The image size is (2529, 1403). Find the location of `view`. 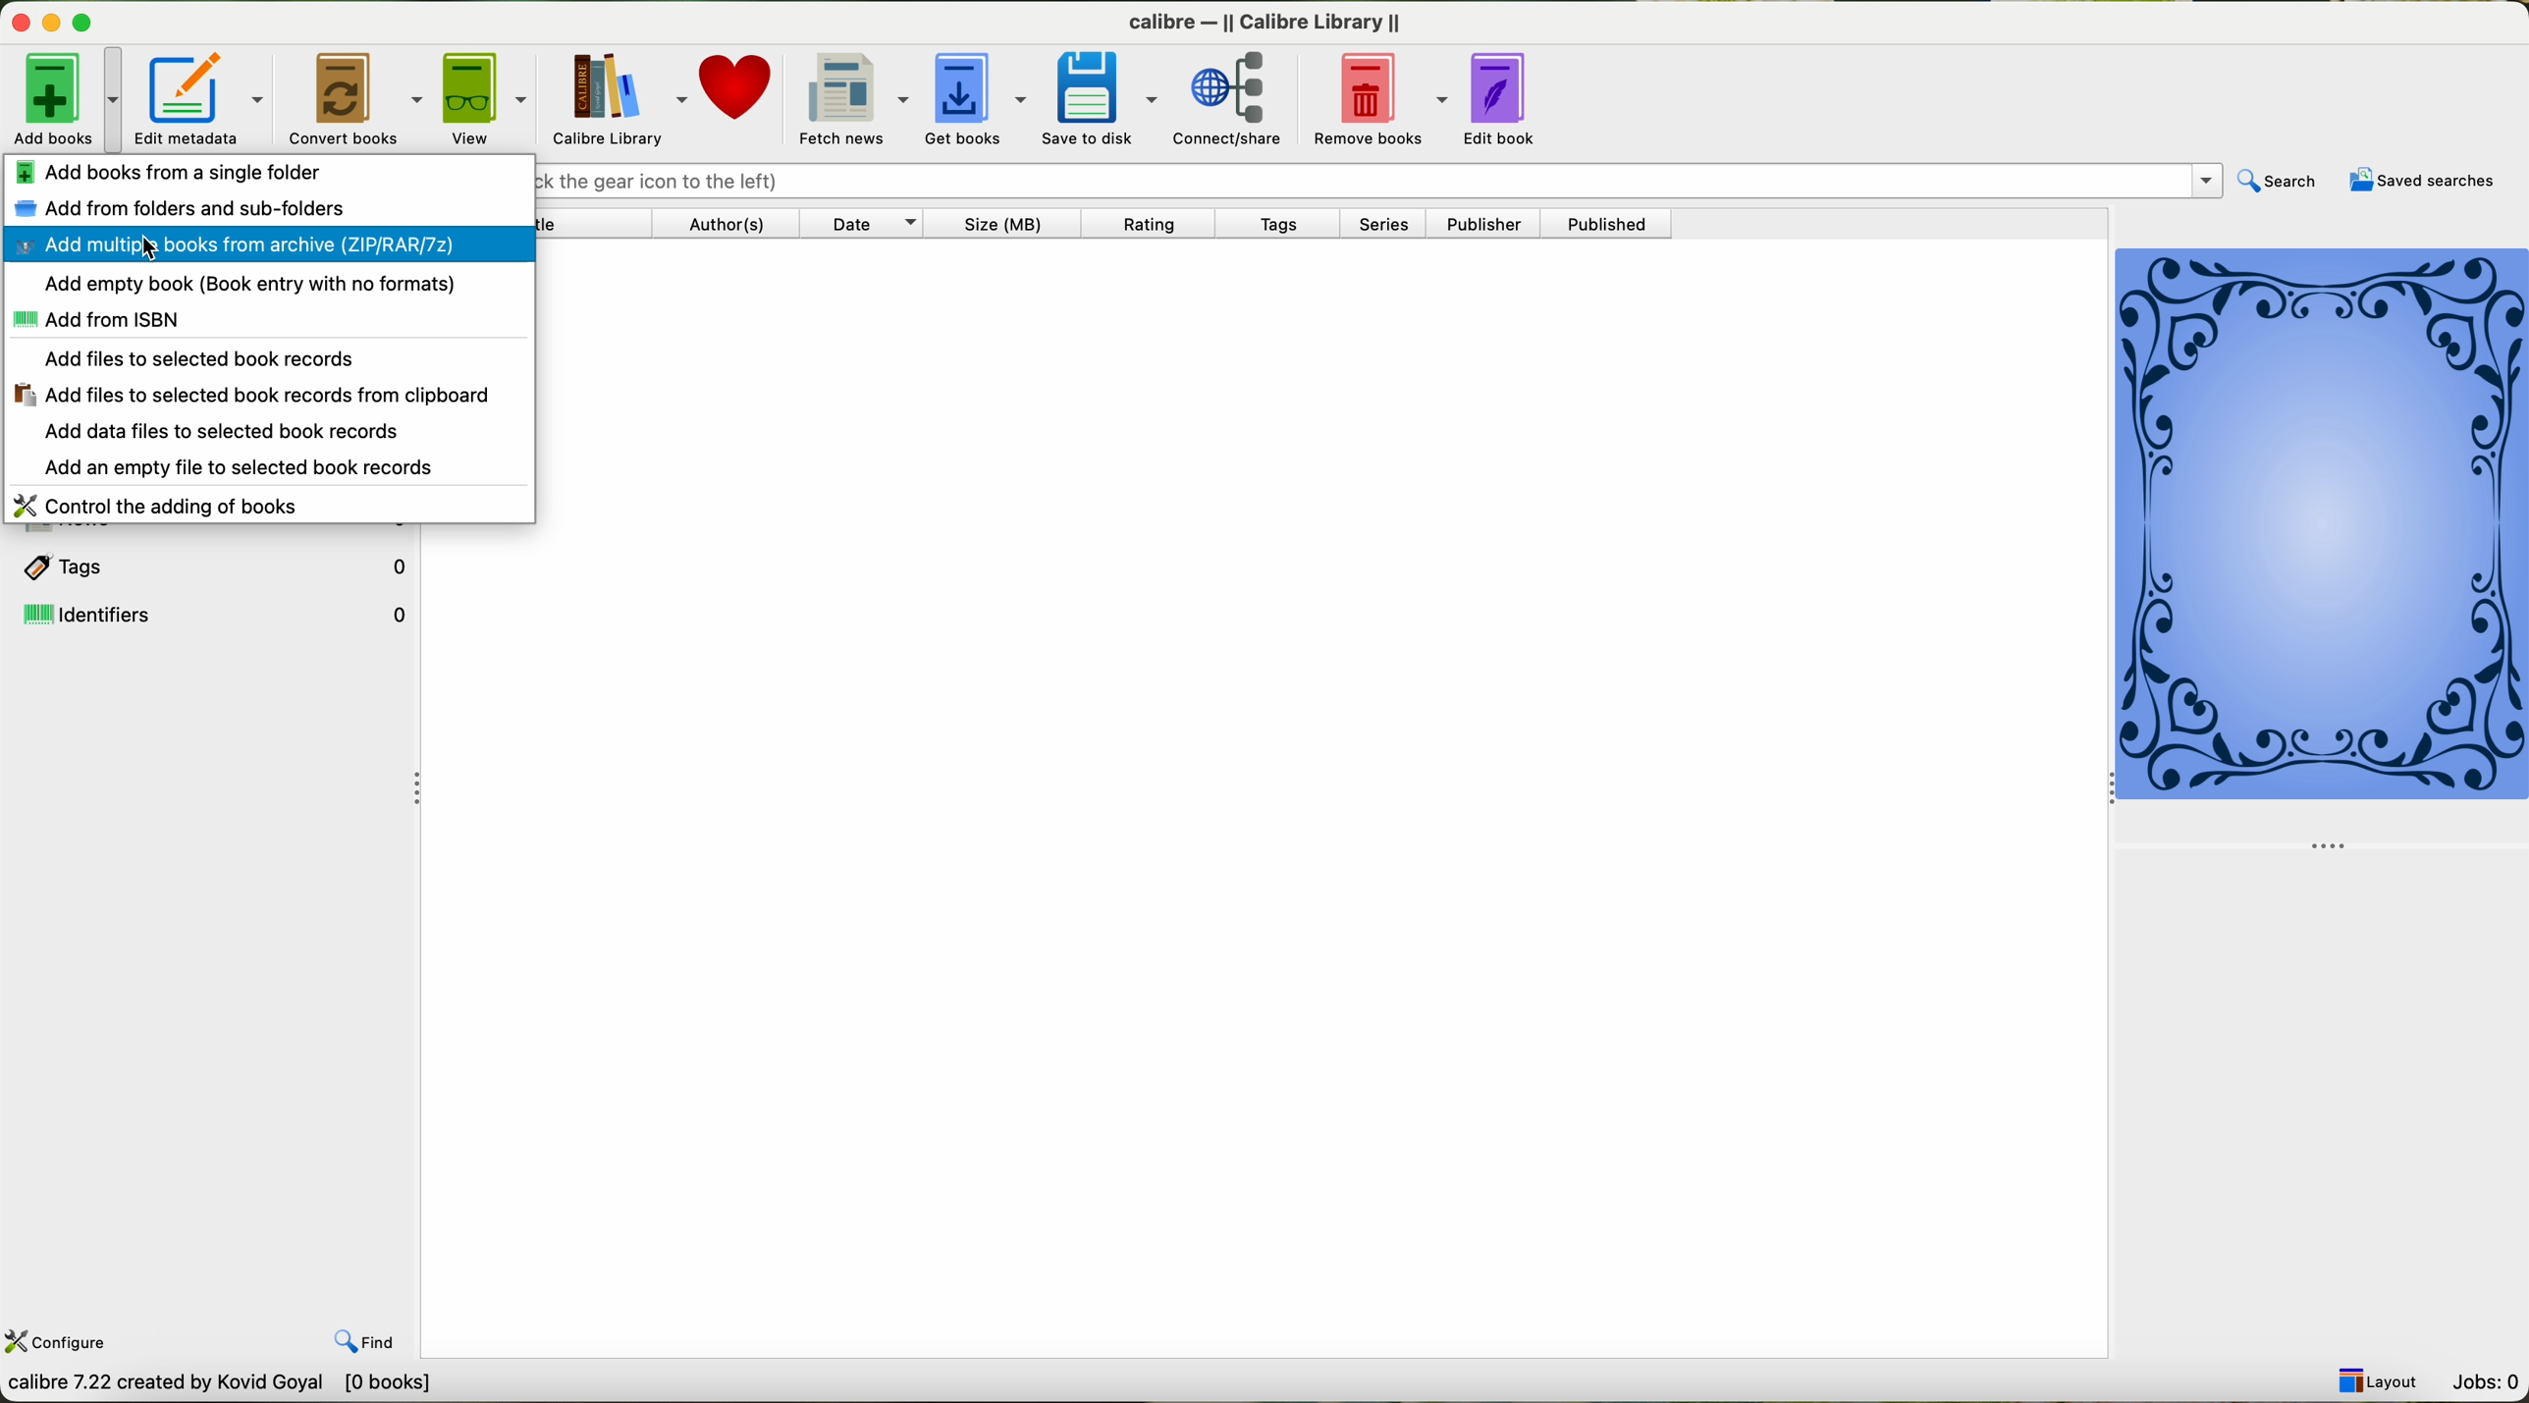

view is located at coordinates (485, 99).